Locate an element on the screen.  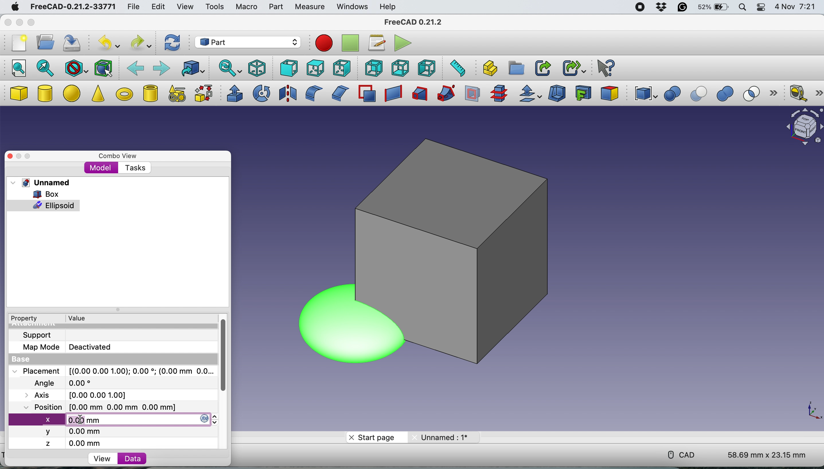
execute macros is located at coordinates (402, 44).